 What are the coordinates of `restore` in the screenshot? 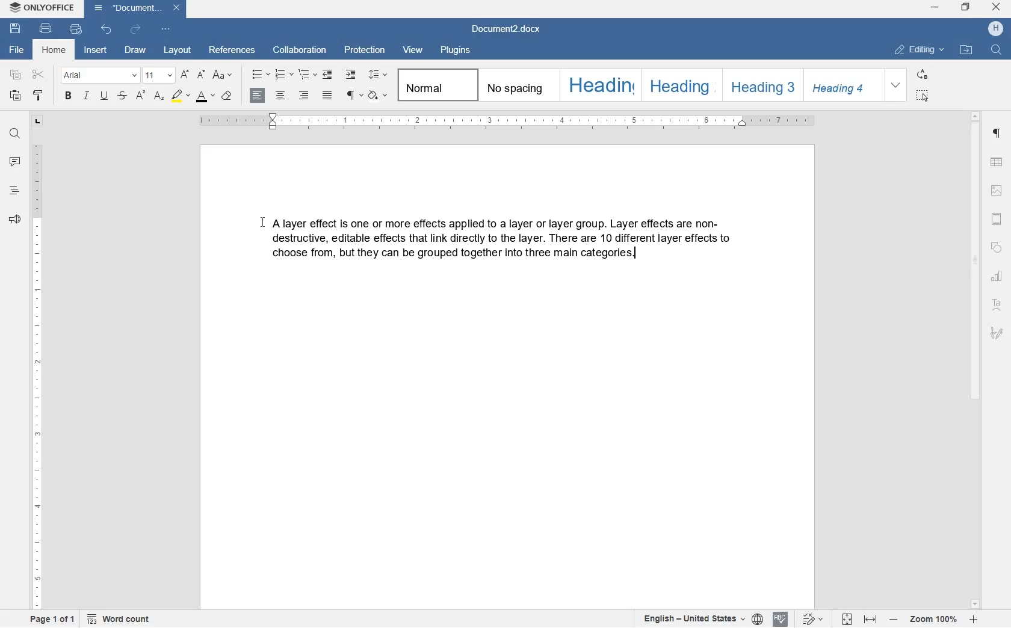 It's located at (968, 7).